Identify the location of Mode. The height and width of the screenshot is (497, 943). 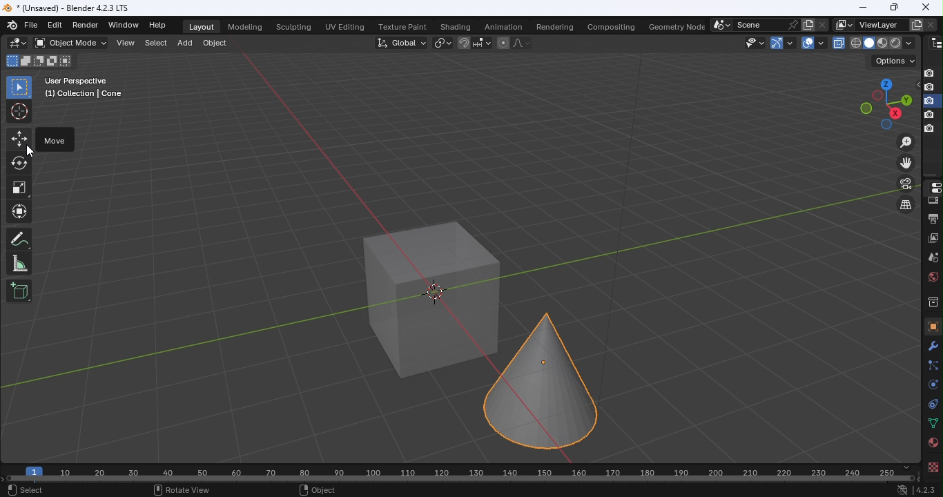
(11, 61).